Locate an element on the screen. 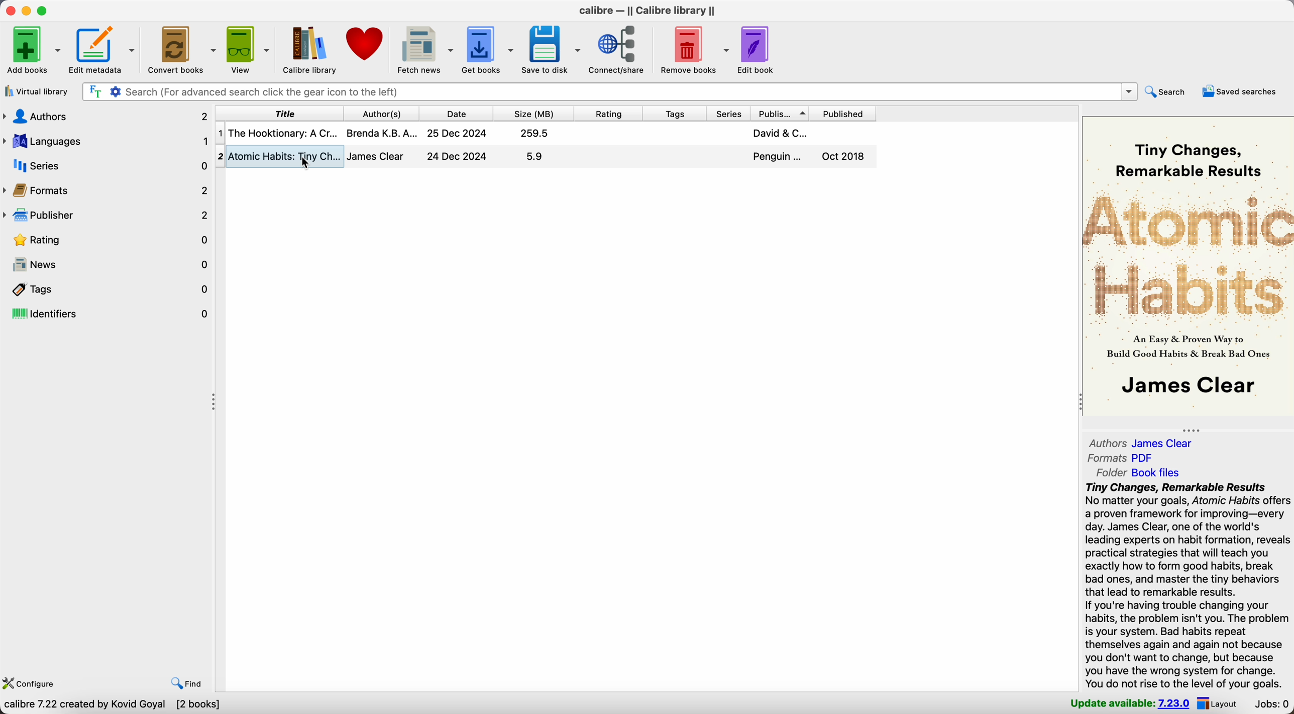 The width and height of the screenshot is (1294, 714). close Calibre is located at coordinates (9, 10).